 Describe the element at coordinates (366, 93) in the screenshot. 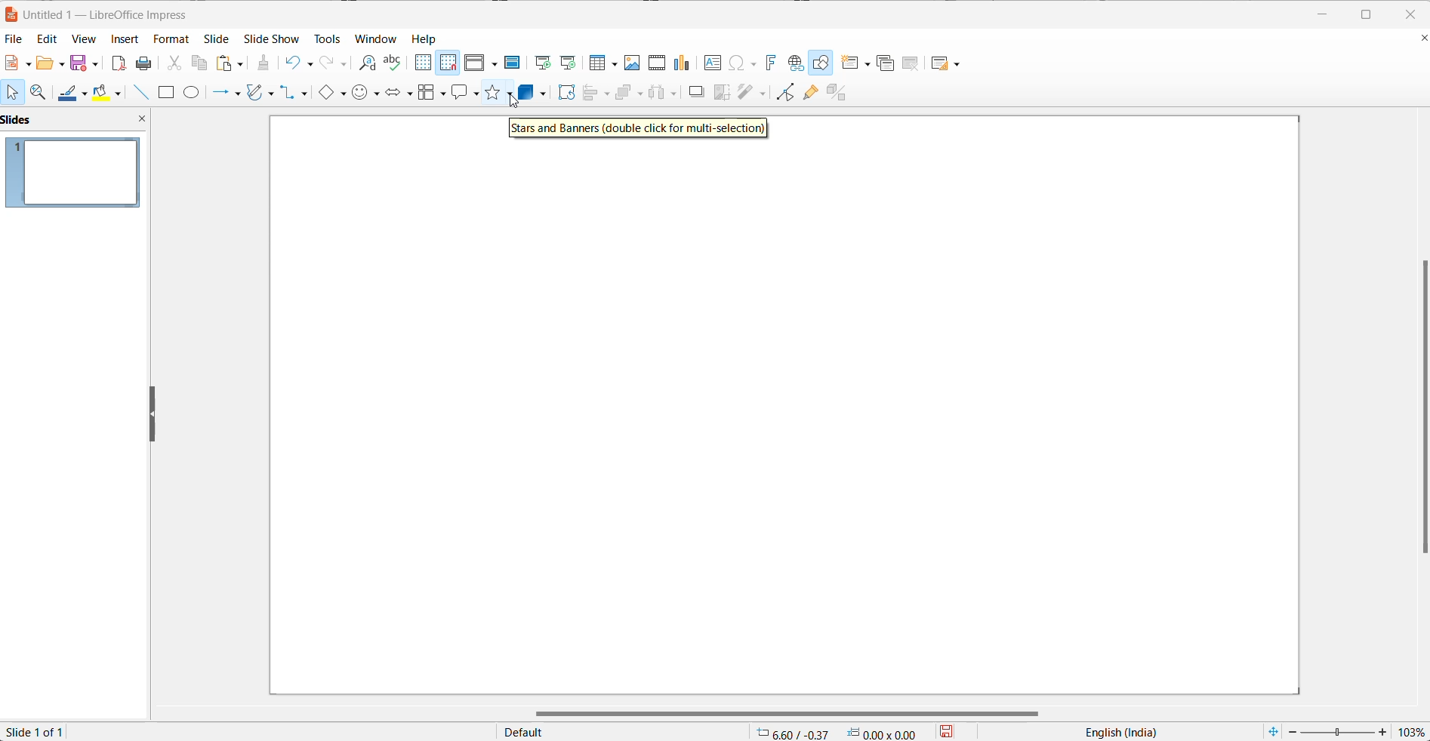

I see `symbol shapes` at that location.